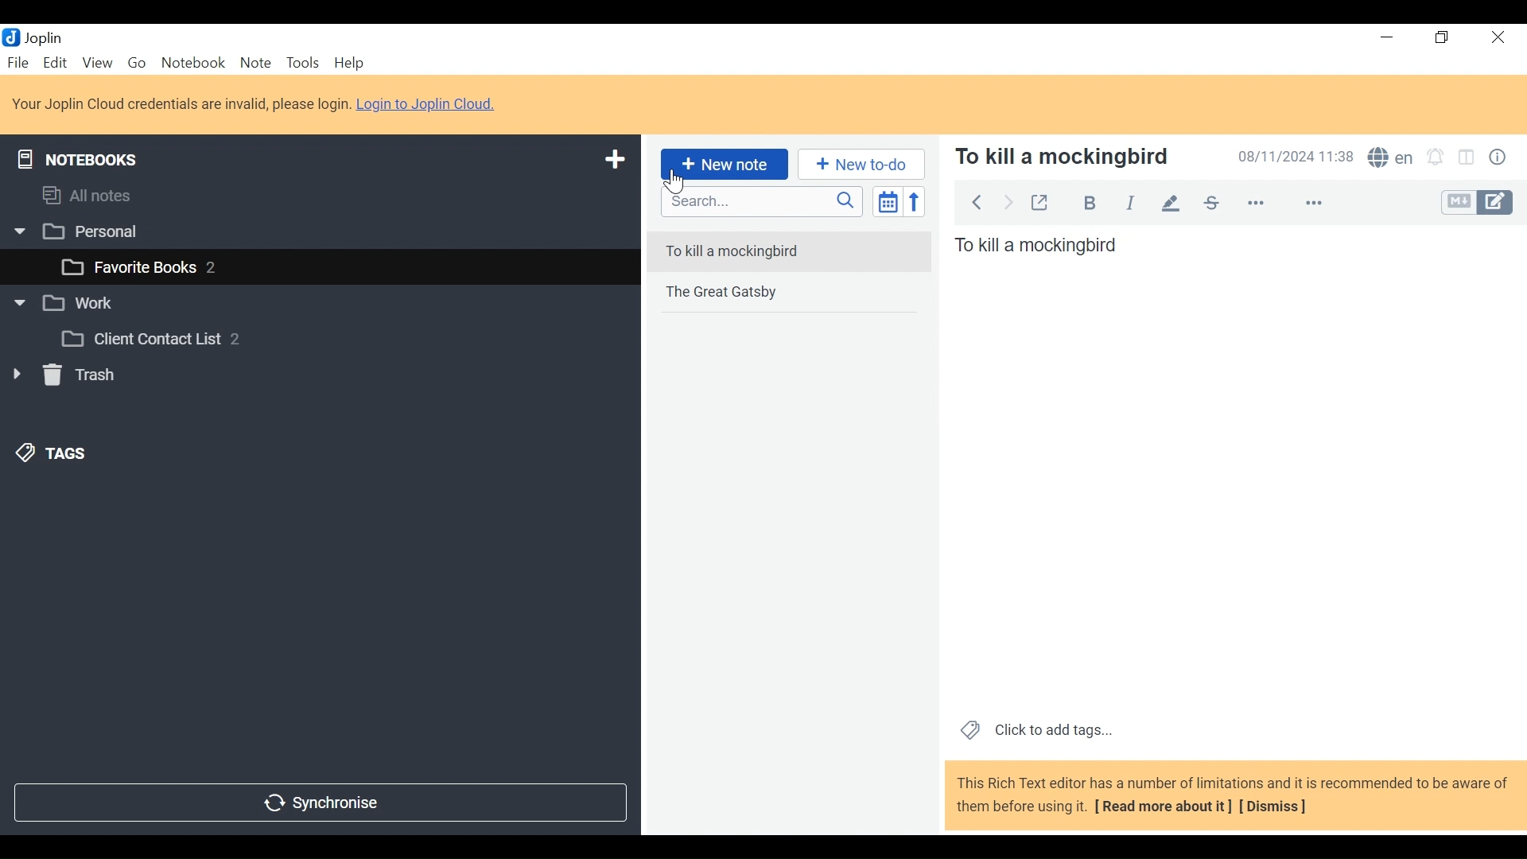 Image resolution: width=1527 pixels, height=859 pixels. What do you see at coordinates (789, 251) in the screenshot?
I see `To kill a mockingbird` at bounding box center [789, 251].